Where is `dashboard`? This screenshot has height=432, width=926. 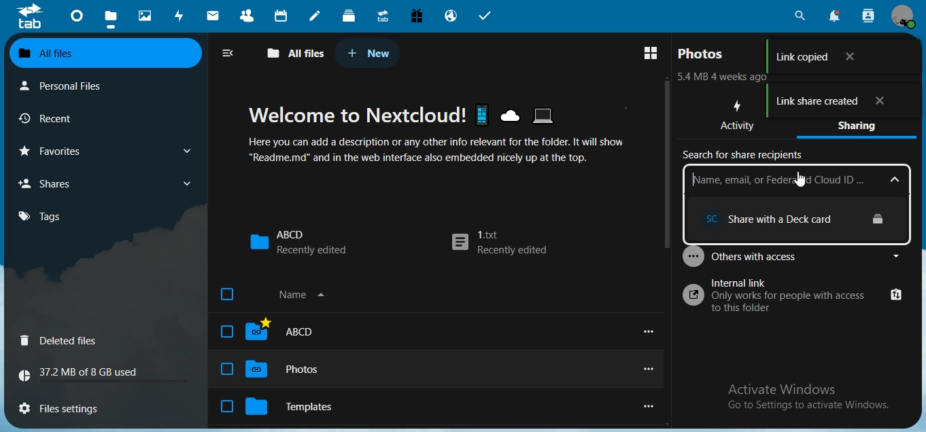
dashboard is located at coordinates (78, 20).